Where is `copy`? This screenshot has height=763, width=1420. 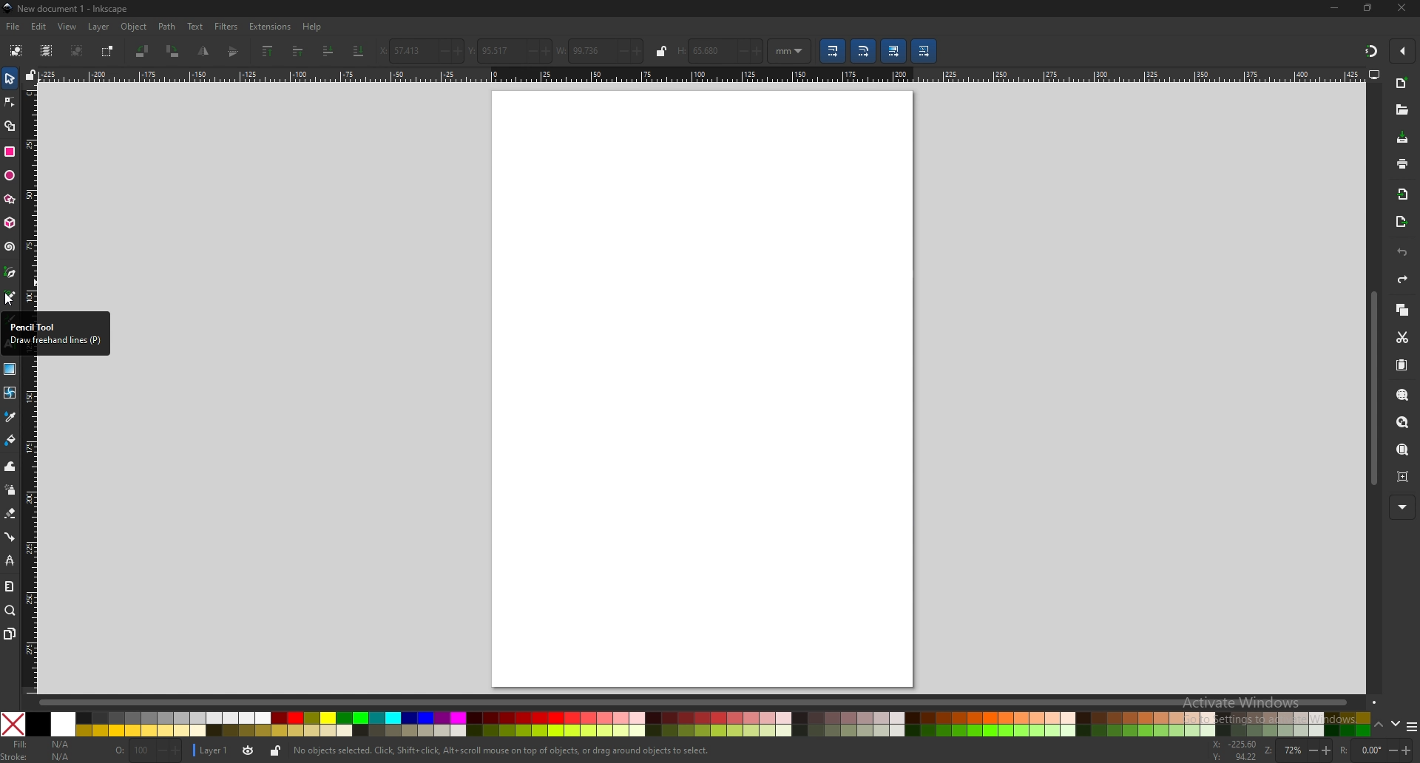
copy is located at coordinates (1402, 310).